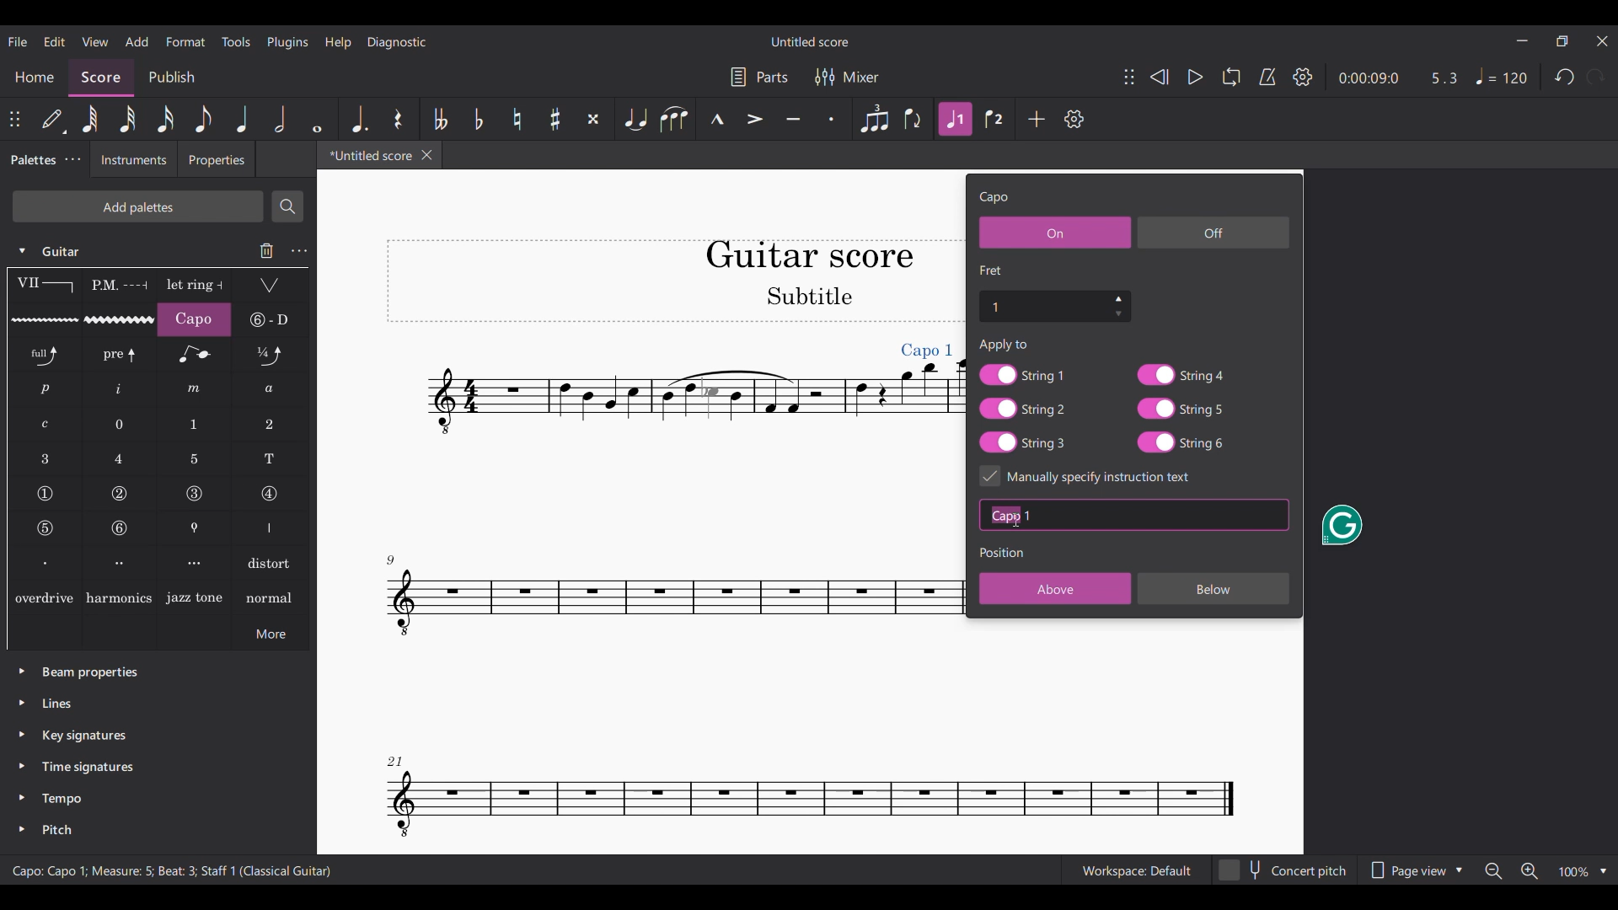  I want to click on Thumb position, so click(196, 528).